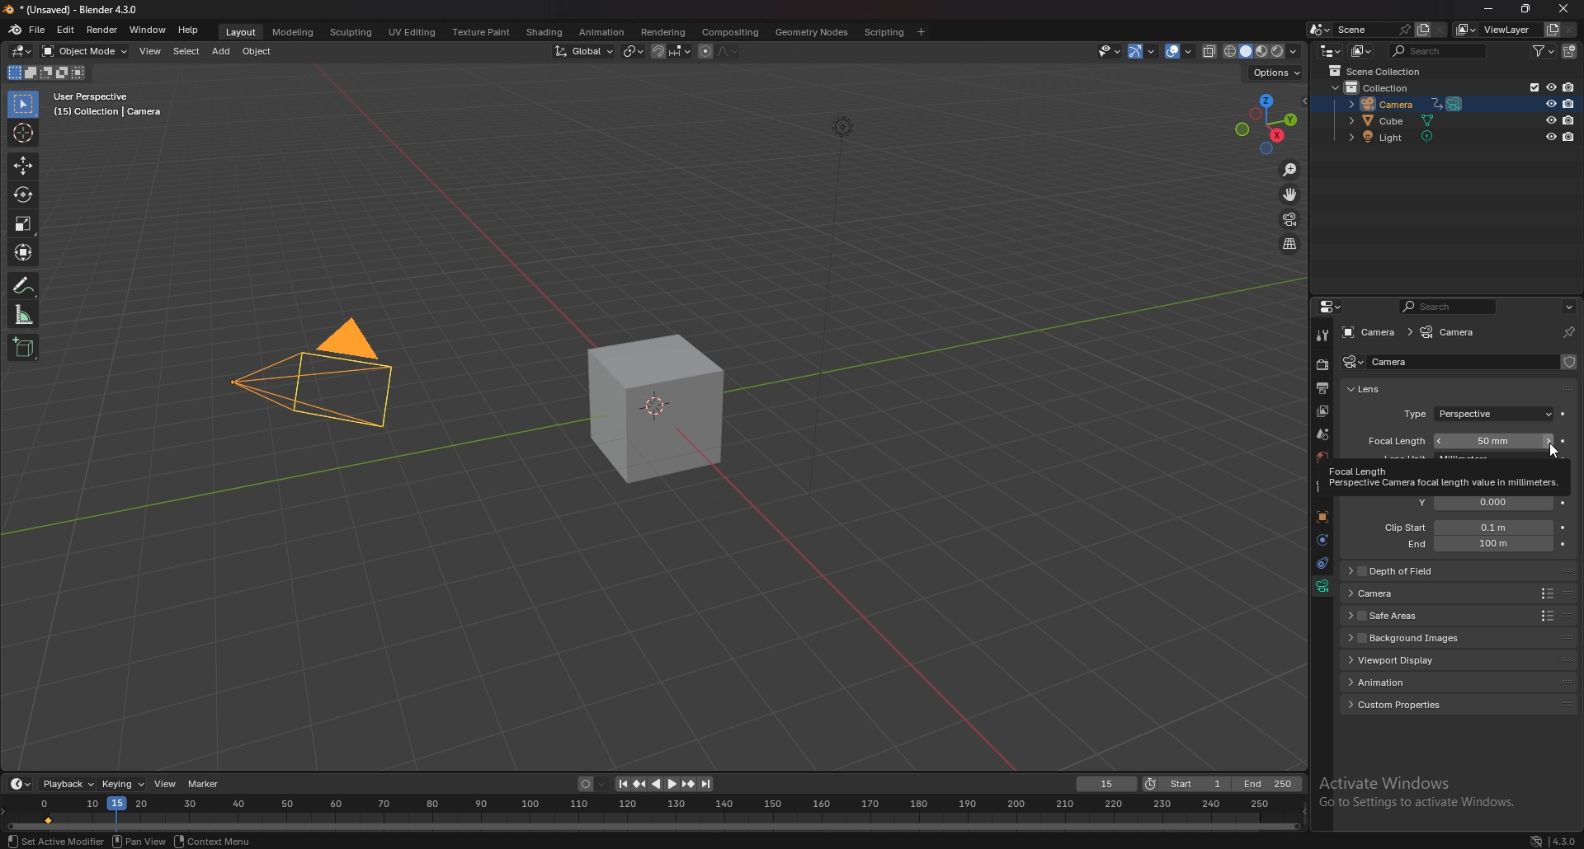 This screenshot has height=849, width=1584. Describe the element at coordinates (1322, 335) in the screenshot. I see `tool` at that location.